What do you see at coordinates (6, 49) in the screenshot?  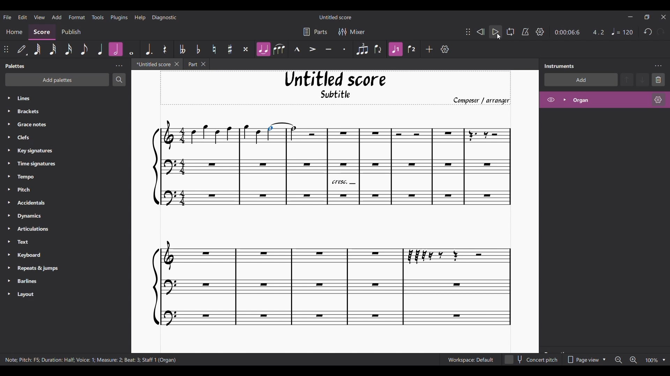 I see `Change position of toolbar attached` at bounding box center [6, 49].